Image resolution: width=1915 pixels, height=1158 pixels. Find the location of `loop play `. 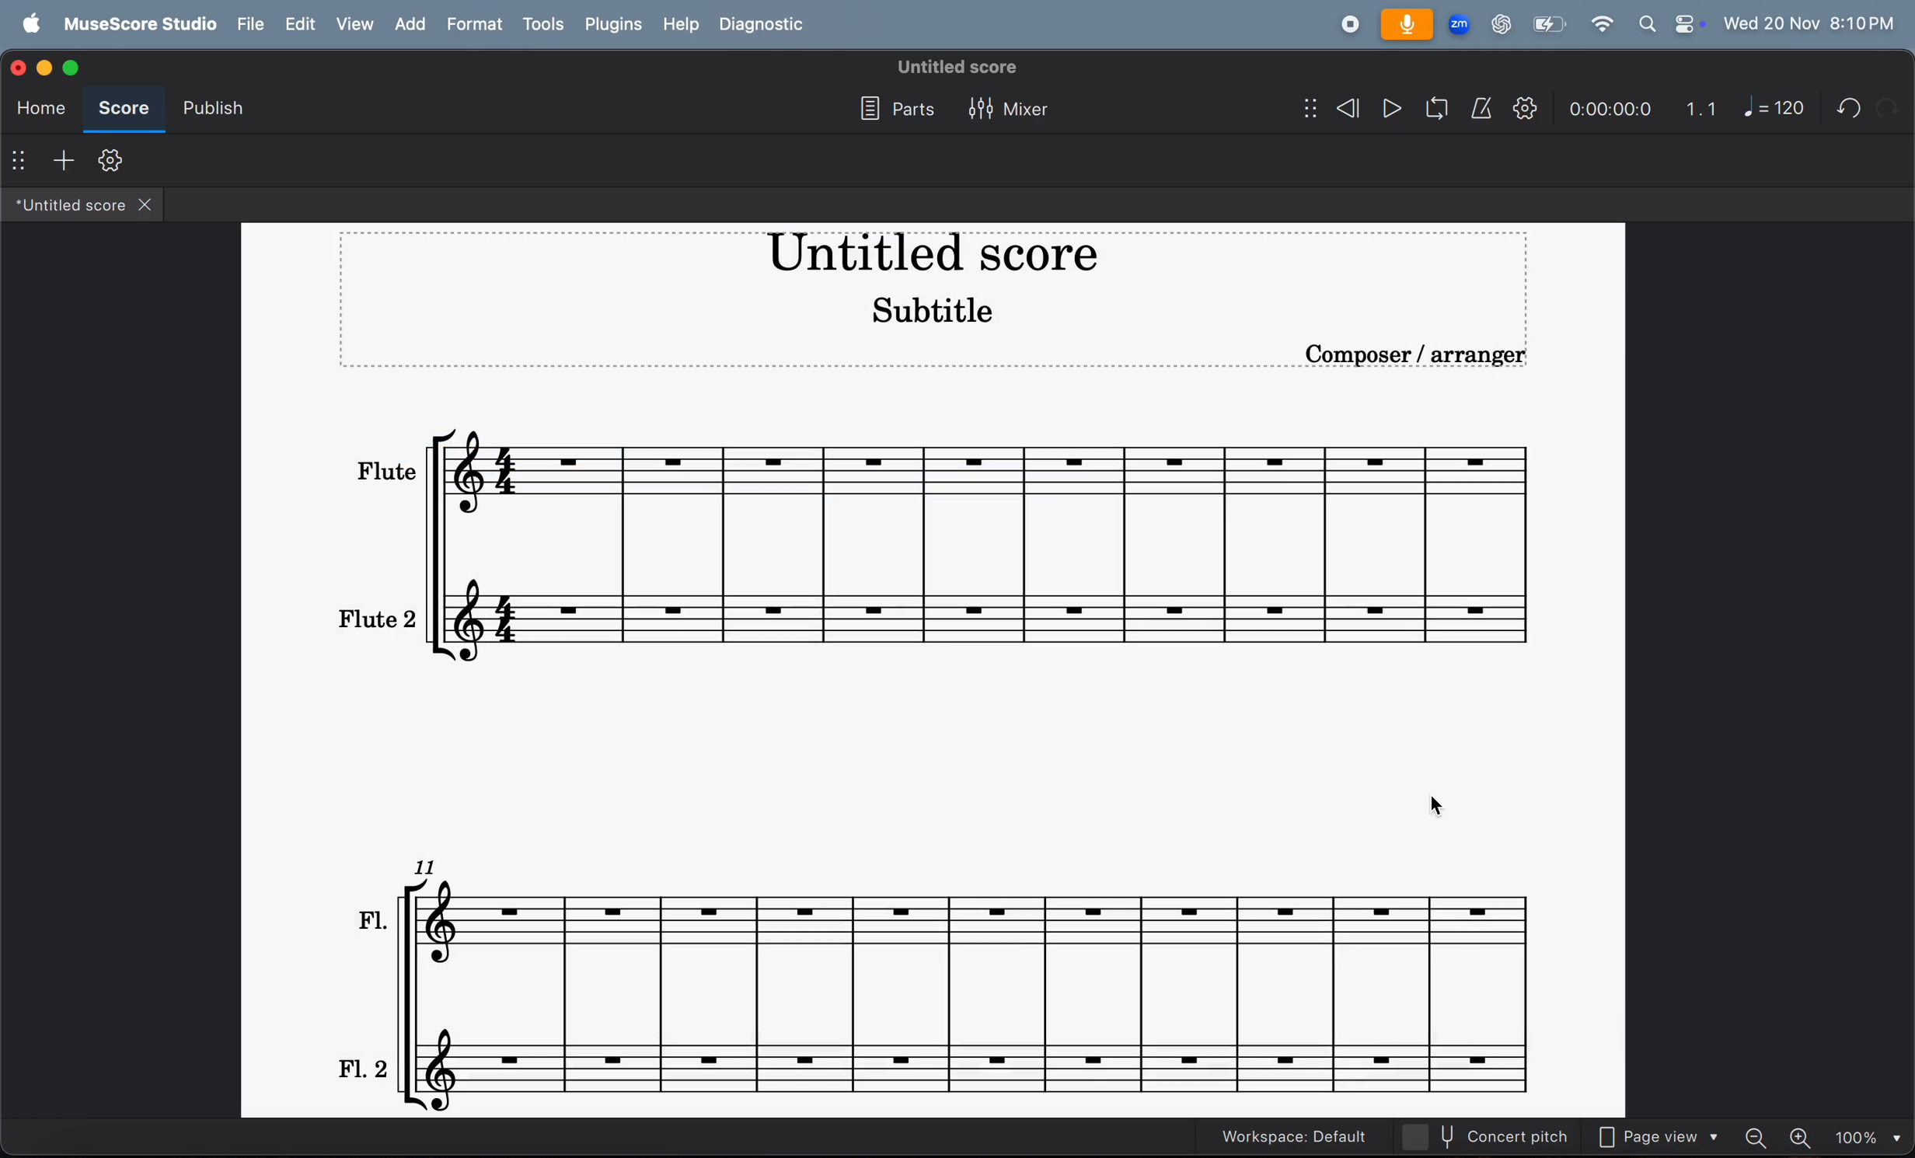

loop play  is located at coordinates (1432, 106).